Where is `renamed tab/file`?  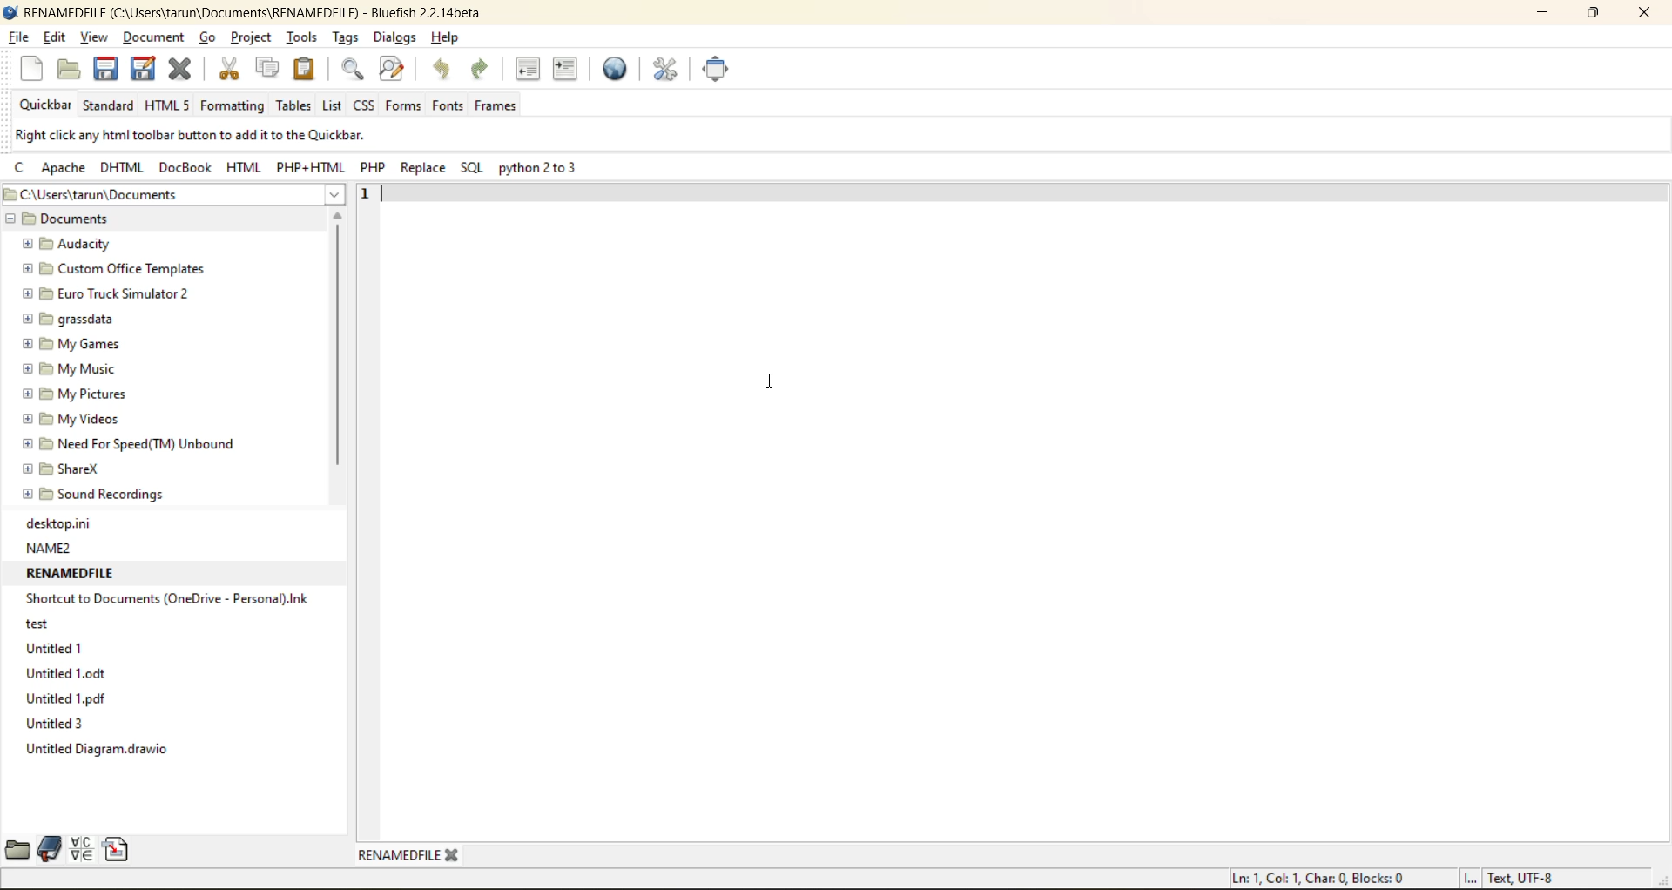
renamed tab/file is located at coordinates (411, 852).